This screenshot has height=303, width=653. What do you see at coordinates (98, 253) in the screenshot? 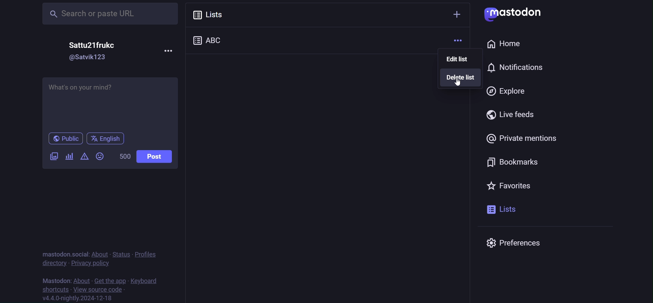
I see `about` at bounding box center [98, 253].